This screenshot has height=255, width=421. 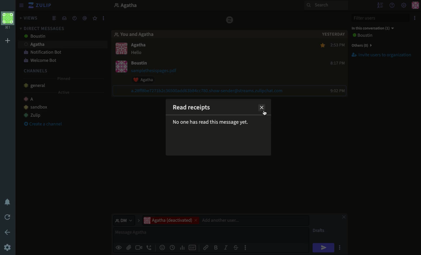 I want to click on Status, so click(x=211, y=123).